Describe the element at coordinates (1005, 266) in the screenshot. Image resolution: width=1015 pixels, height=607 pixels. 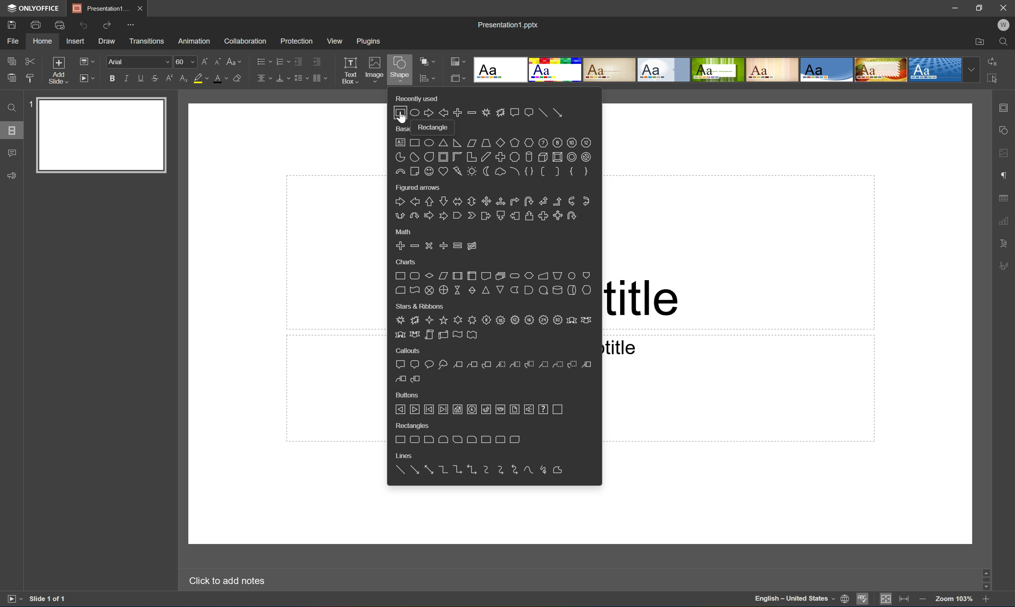
I see `signature settings` at that location.